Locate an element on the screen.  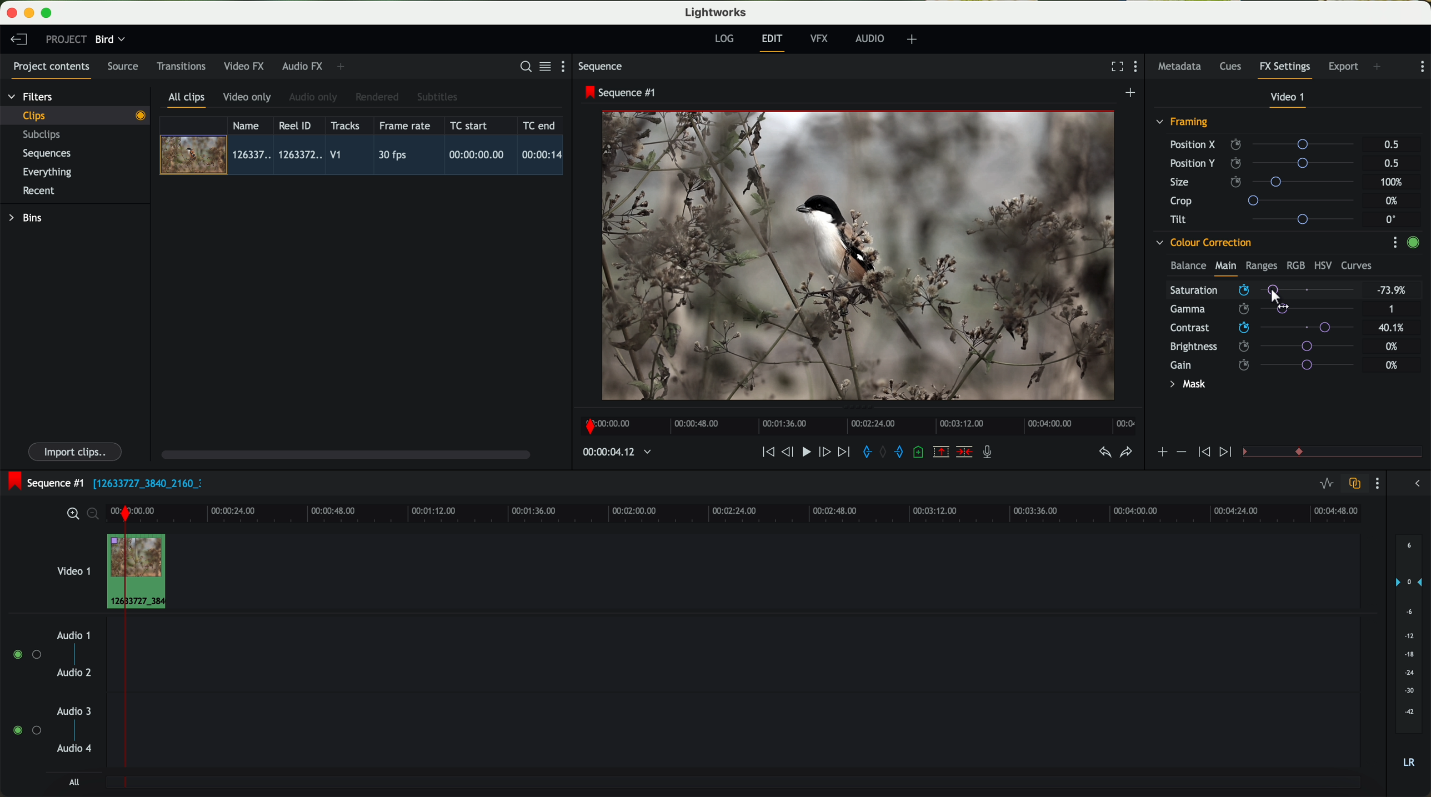
0% is located at coordinates (1392, 345).